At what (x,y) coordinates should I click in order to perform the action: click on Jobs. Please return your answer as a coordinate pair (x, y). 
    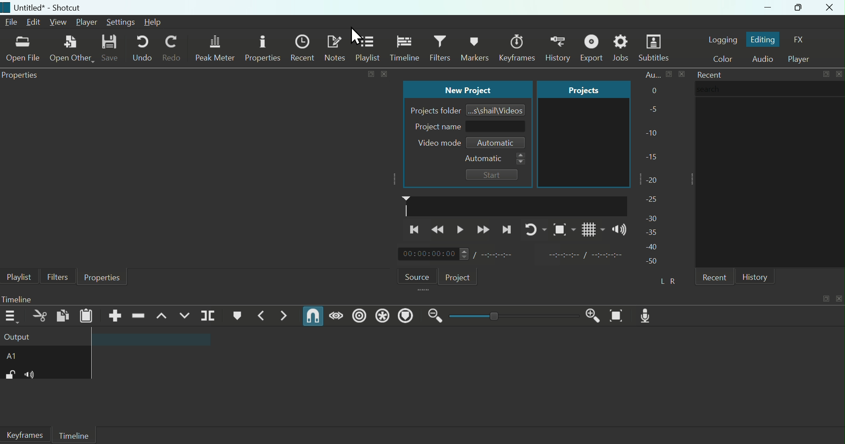
    Looking at the image, I should click on (623, 48).